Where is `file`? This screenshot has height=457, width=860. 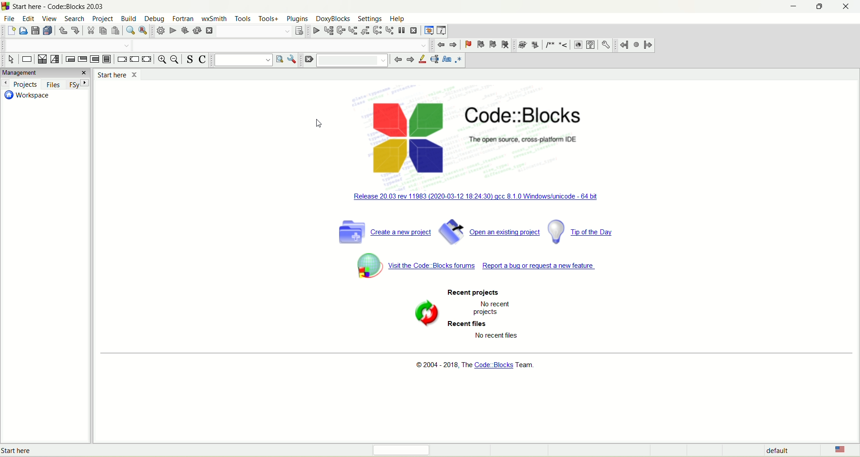 file is located at coordinates (11, 19).